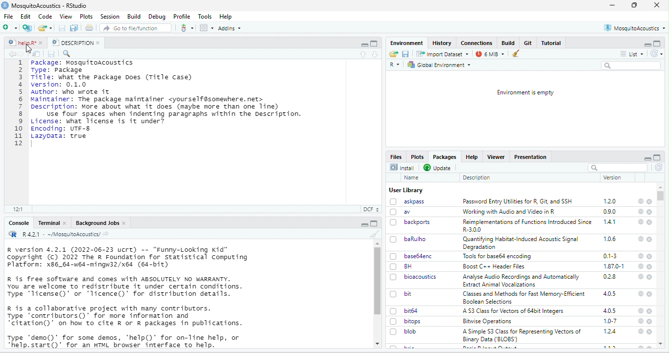  What do you see at coordinates (656, 53) in the screenshot?
I see `Refresh` at bounding box center [656, 53].